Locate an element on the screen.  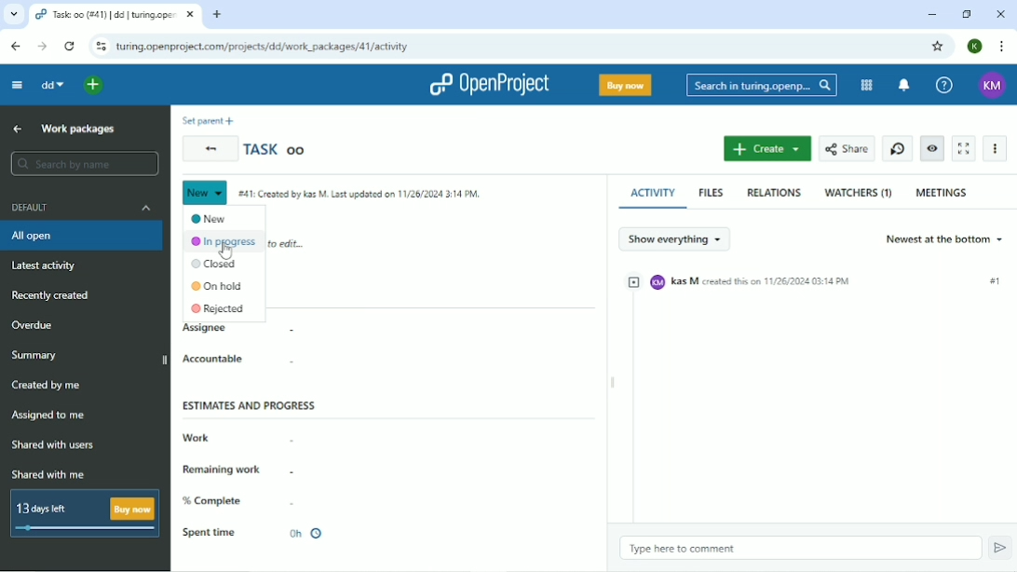
Reload this page is located at coordinates (70, 47).